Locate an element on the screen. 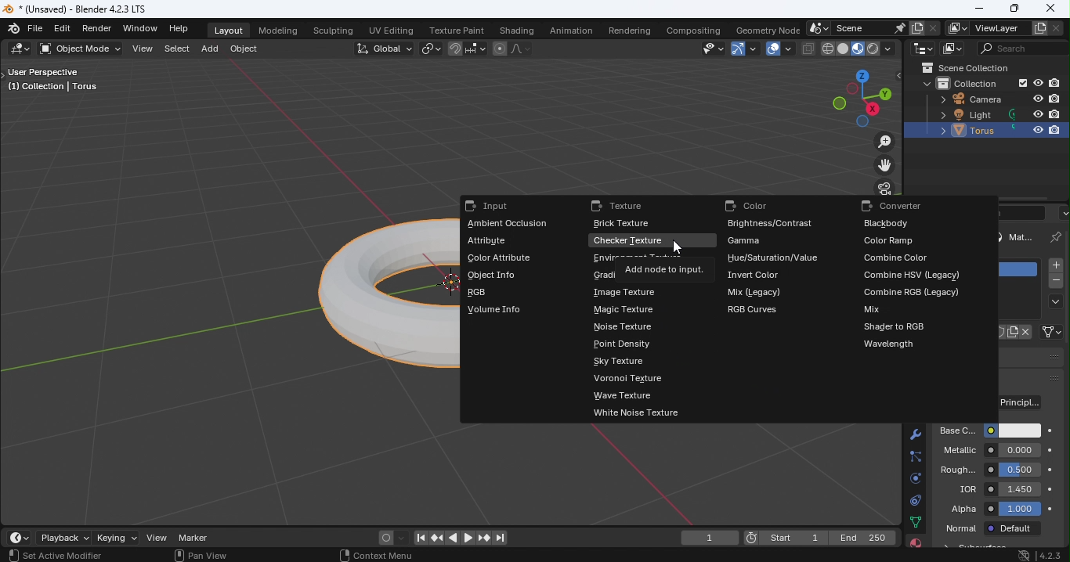 The image size is (1070, 562). Brick texture is located at coordinates (622, 224).